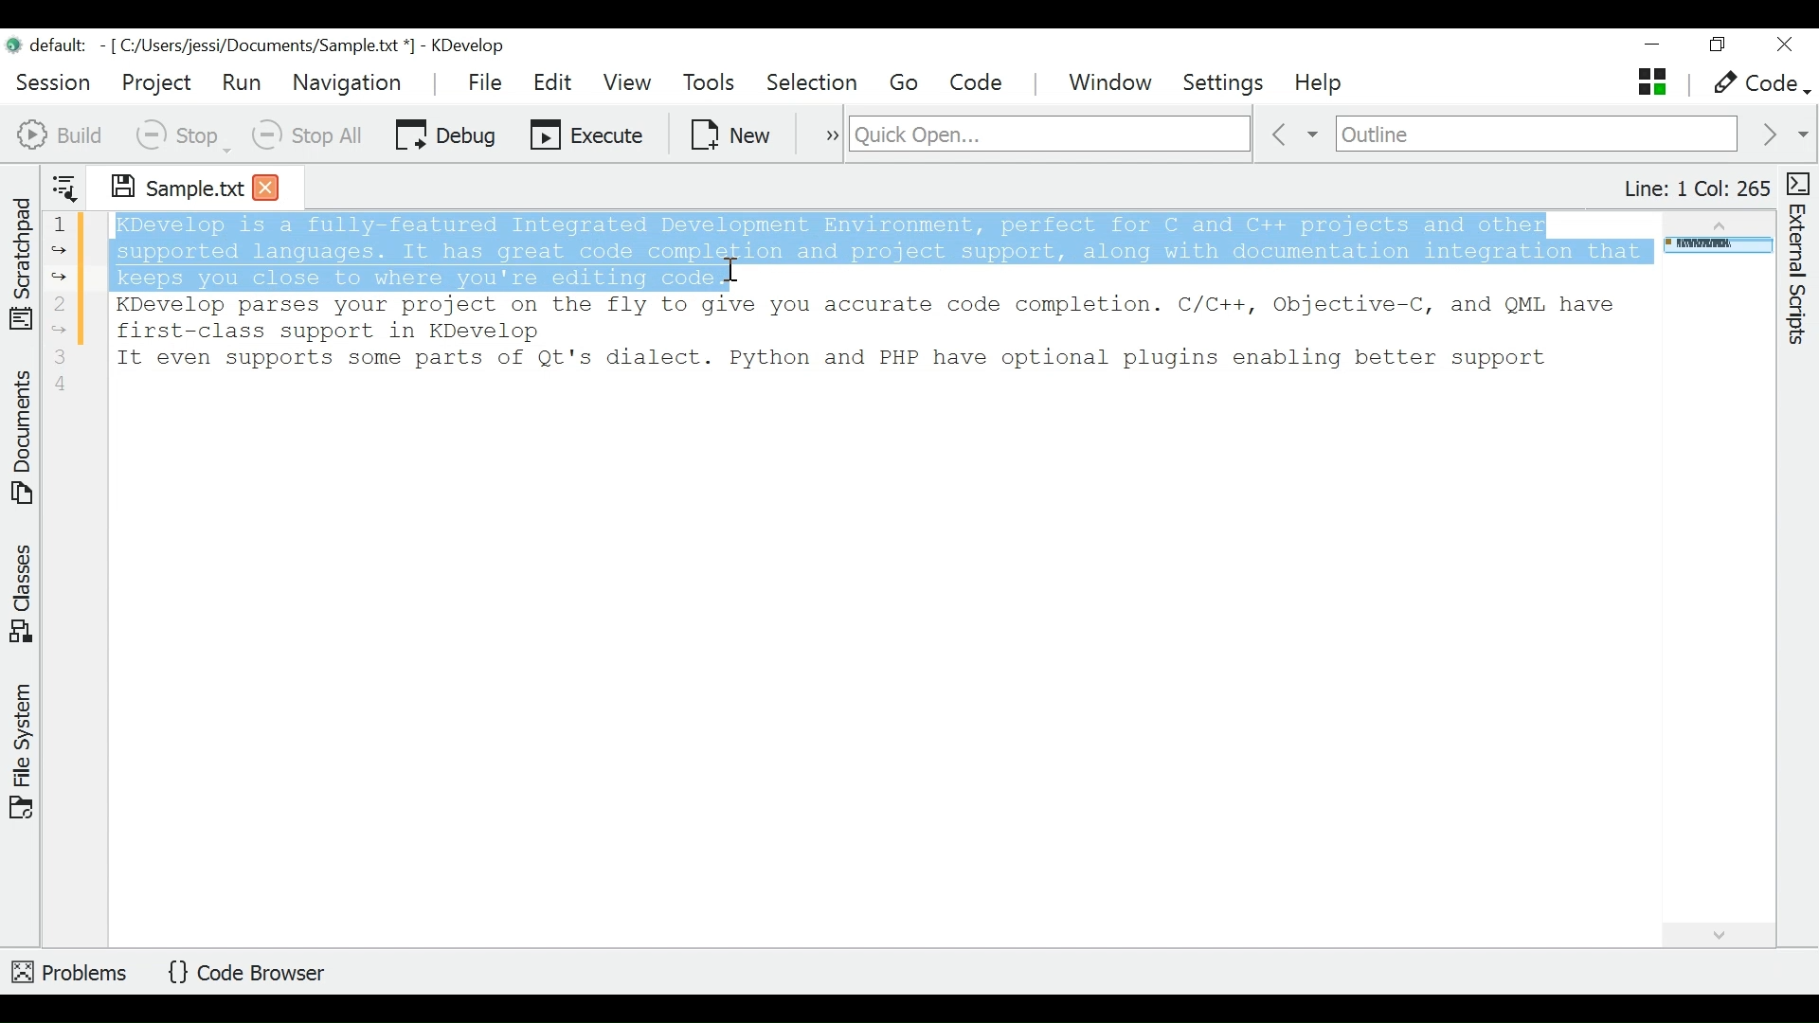 The image size is (1819, 1023). Describe the element at coordinates (263, 48) in the screenshot. I see `default - [C:/Users/jessi/Documents/Sample.txt*] - KDevelop` at that location.